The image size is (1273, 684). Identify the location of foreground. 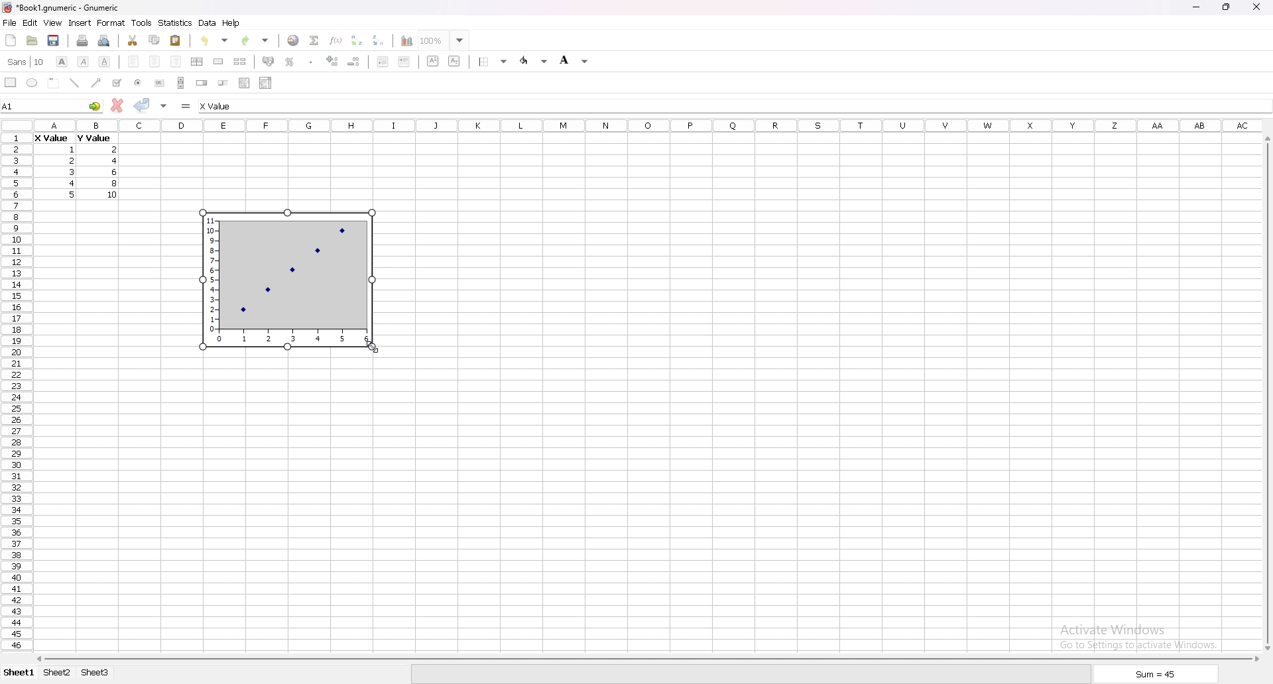
(535, 60).